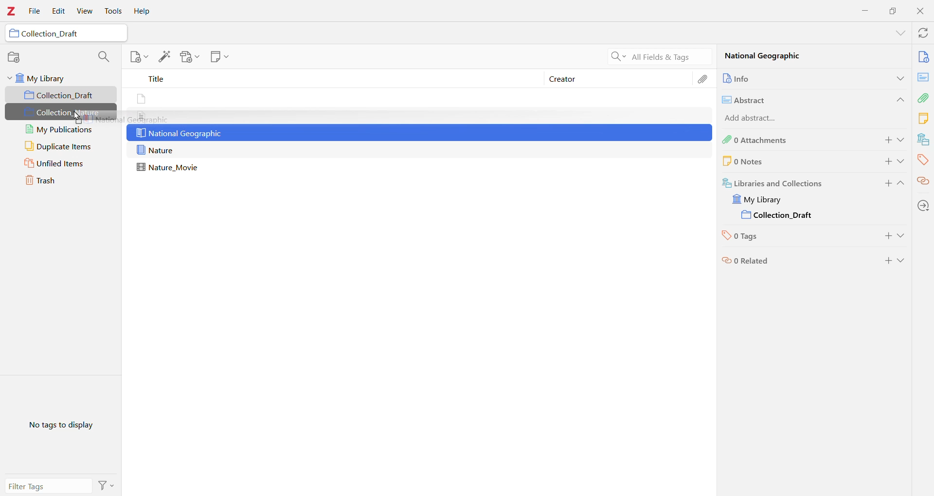  Describe the element at coordinates (141, 116) in the screenshot. I see `file` at that location.